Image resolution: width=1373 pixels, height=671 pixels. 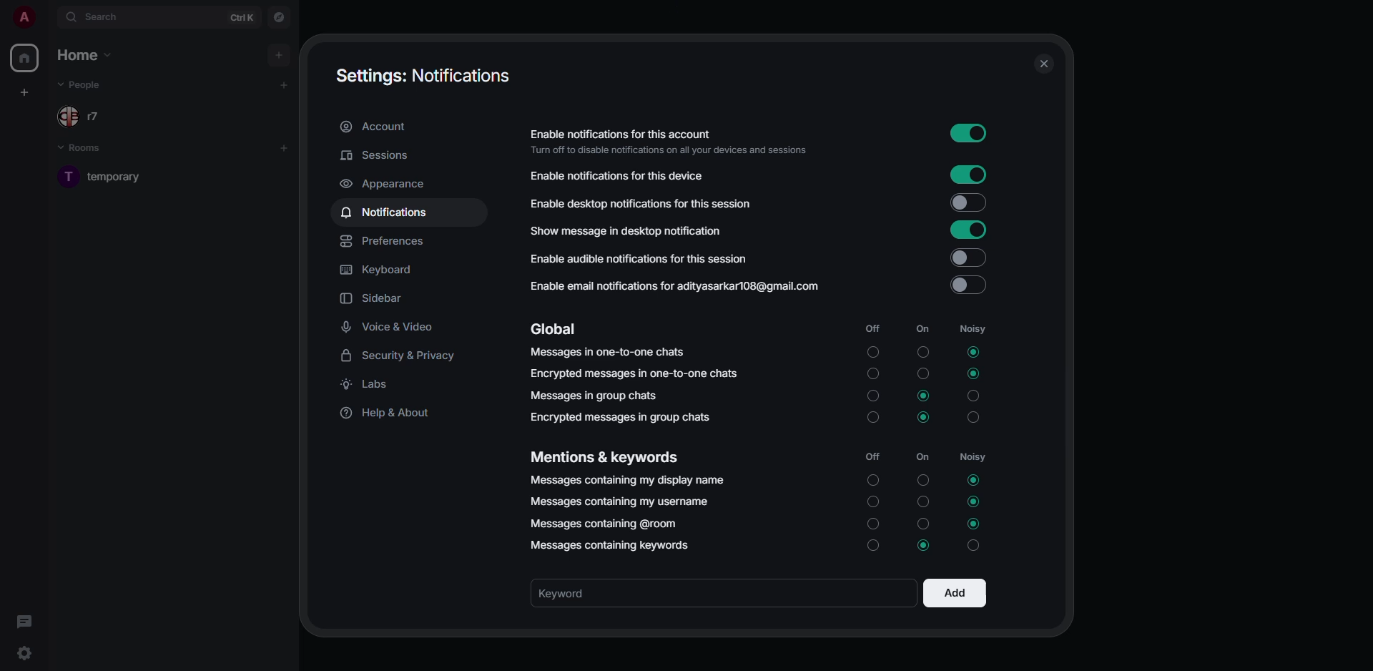 What do you see at coordinates (875, 375) in the screenshot?
I see `turnon` at bounding box center [875, 375].